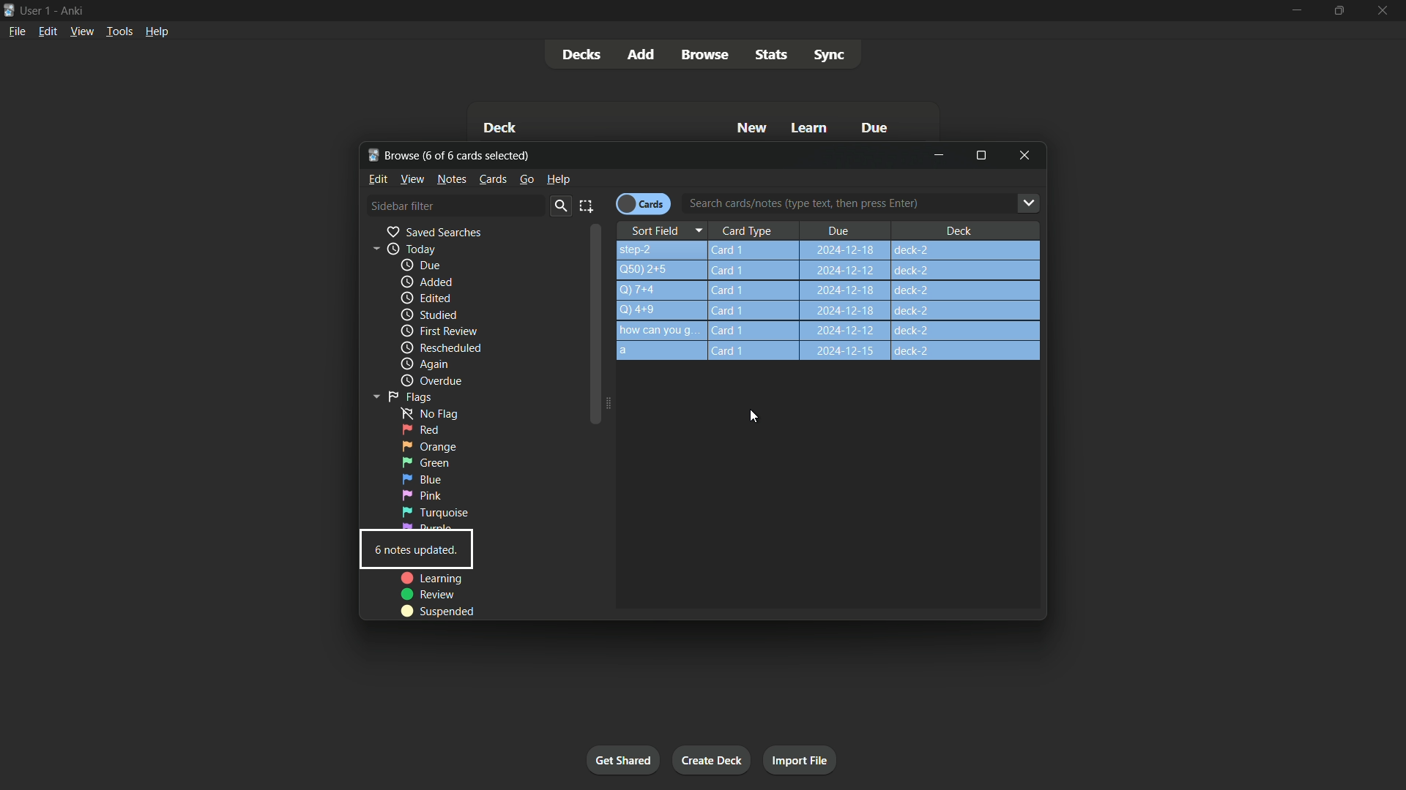  Describe the element at coordinates (433, 232) in the screenshot. I see `Saved searches` at that location.